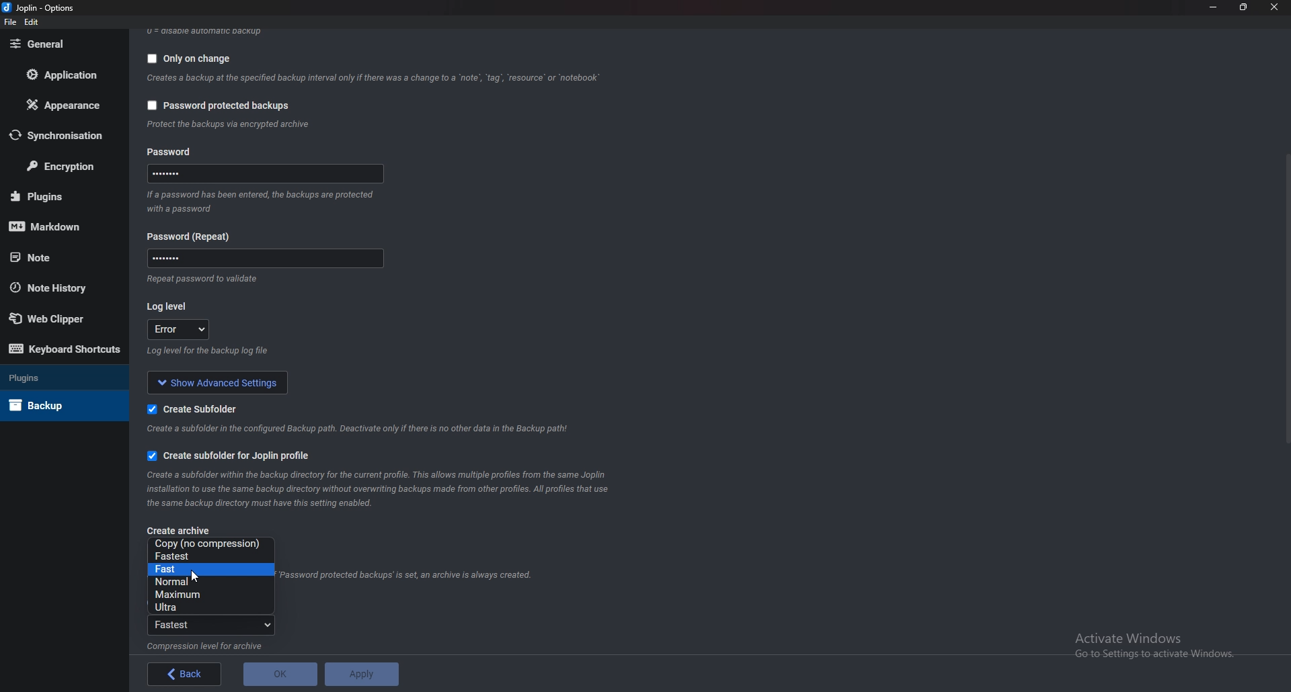  I want to click on Fastest, so click(205, 556).